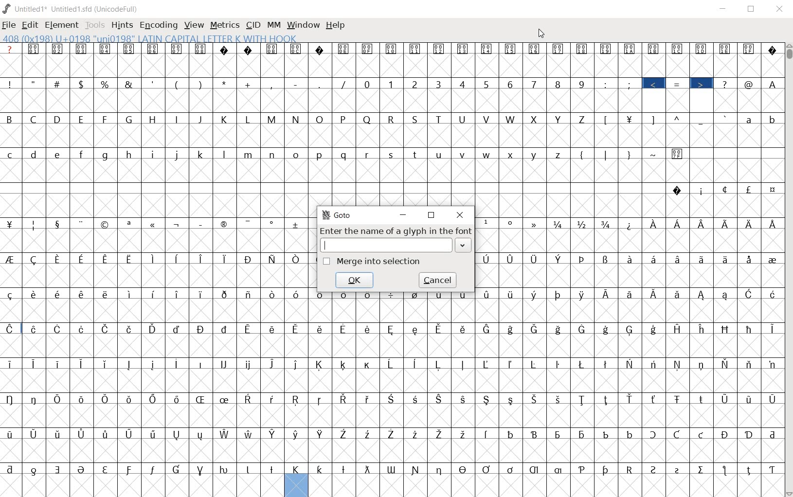 The image size is (793, 497). I want to click on small letters c - z, so click(286, 153).